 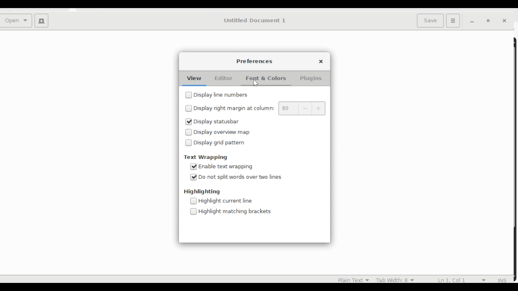 I want to click on checkbox, so click(x=189, y=95).